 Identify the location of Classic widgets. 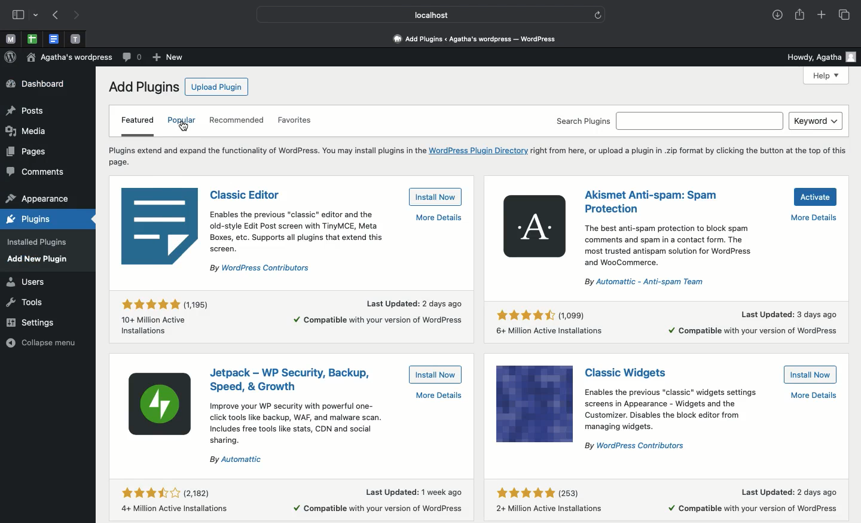
(628, 372).